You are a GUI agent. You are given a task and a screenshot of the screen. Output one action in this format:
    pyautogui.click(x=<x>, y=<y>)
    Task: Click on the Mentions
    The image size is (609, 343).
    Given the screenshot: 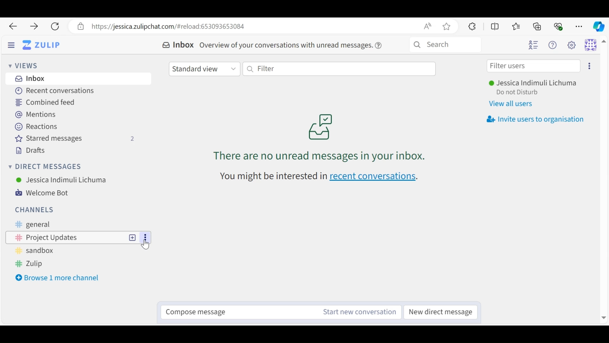 What is the action you would take?
    pyautogui.click(x=38, y=115)
    